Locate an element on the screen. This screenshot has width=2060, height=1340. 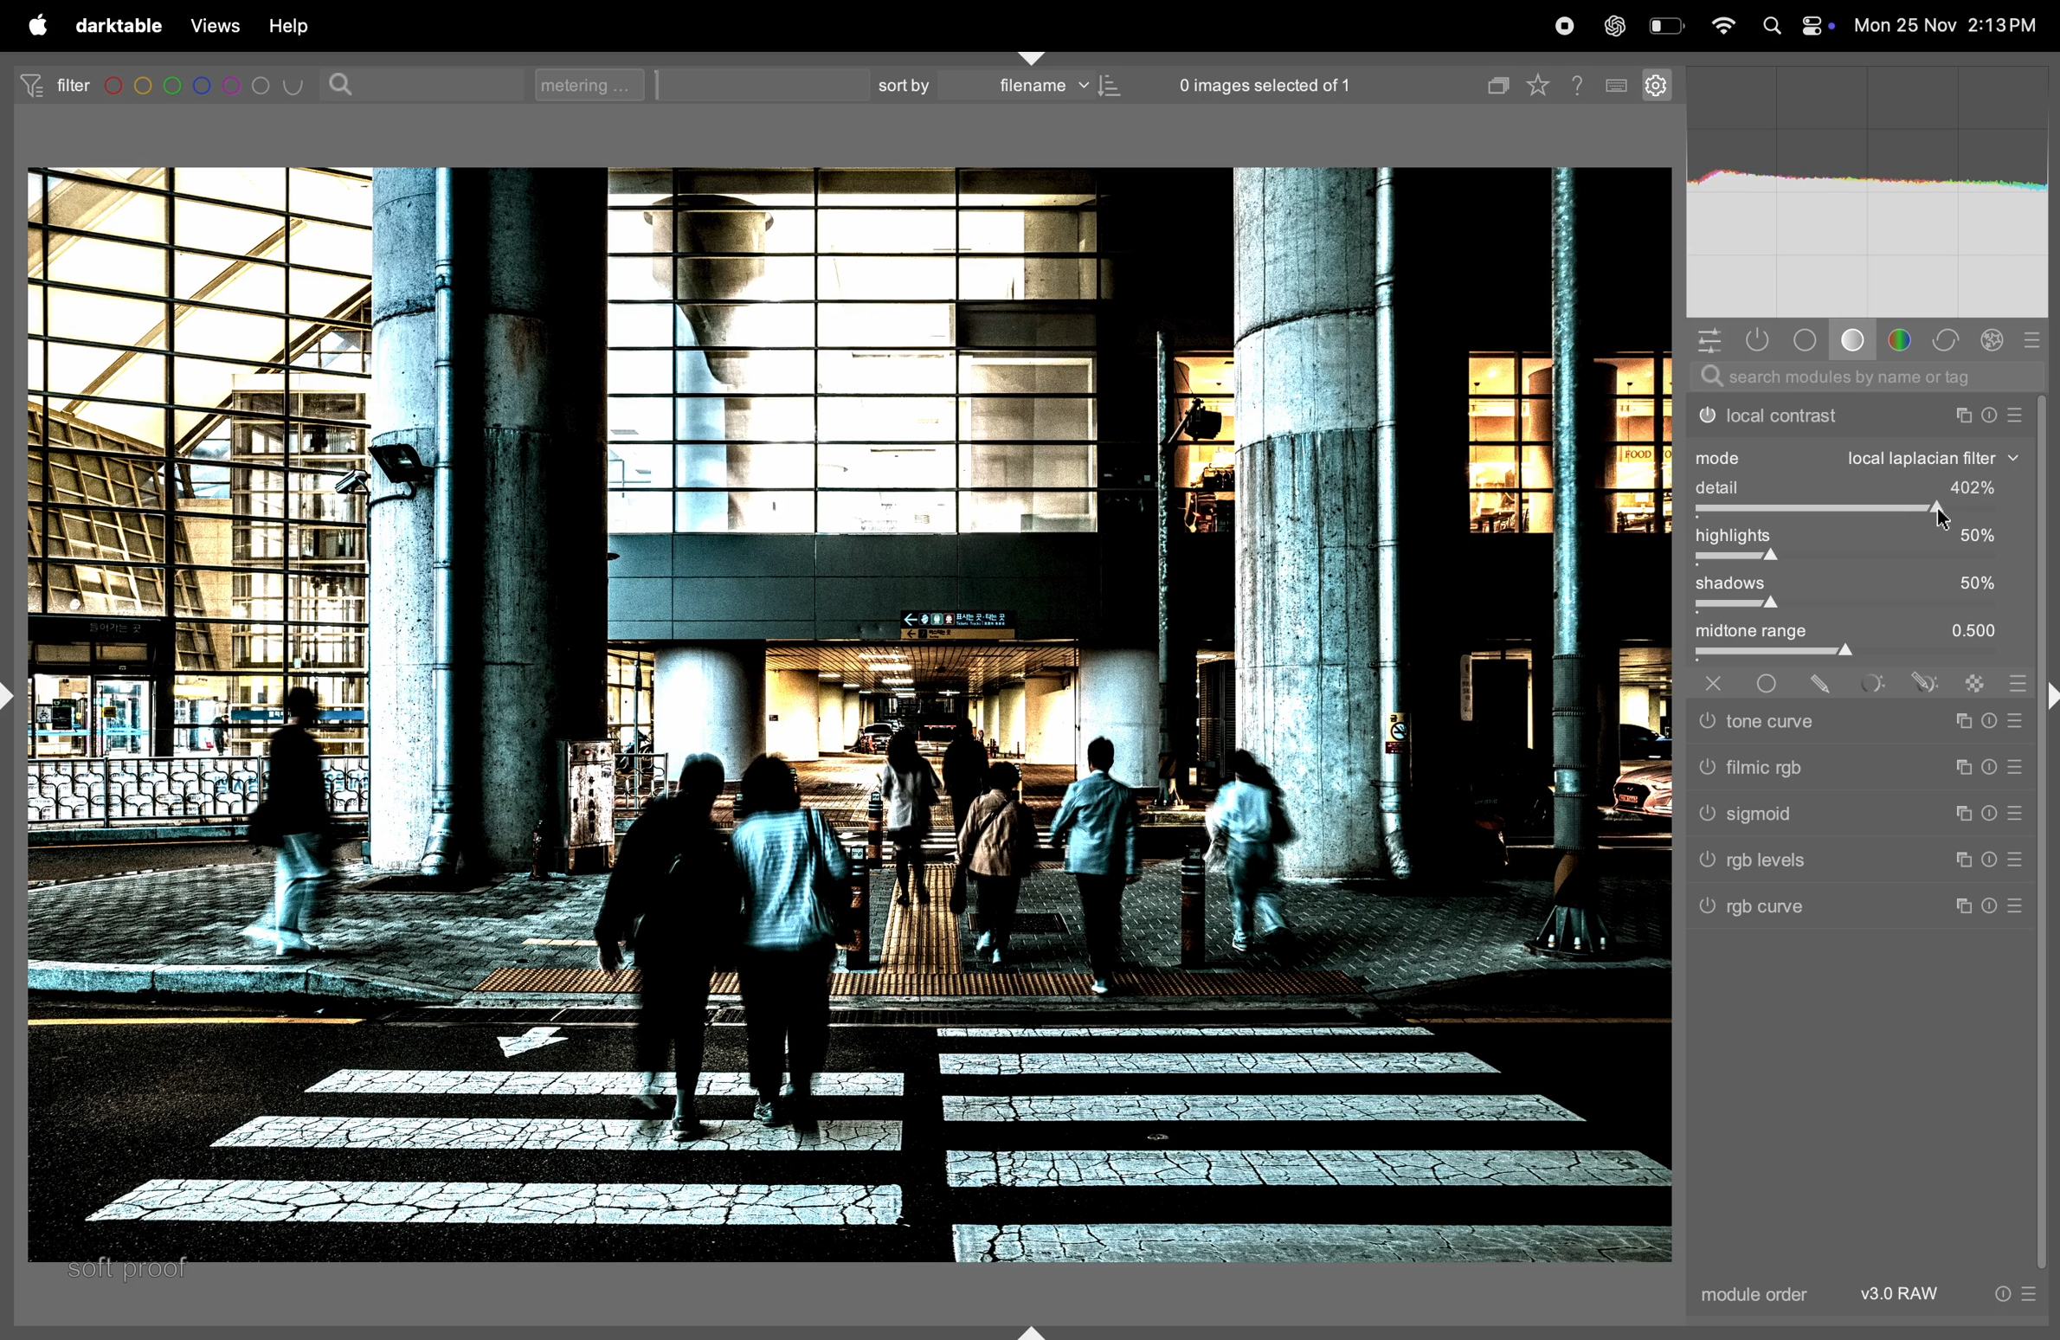
effect is located at coordinates (1992, 338).